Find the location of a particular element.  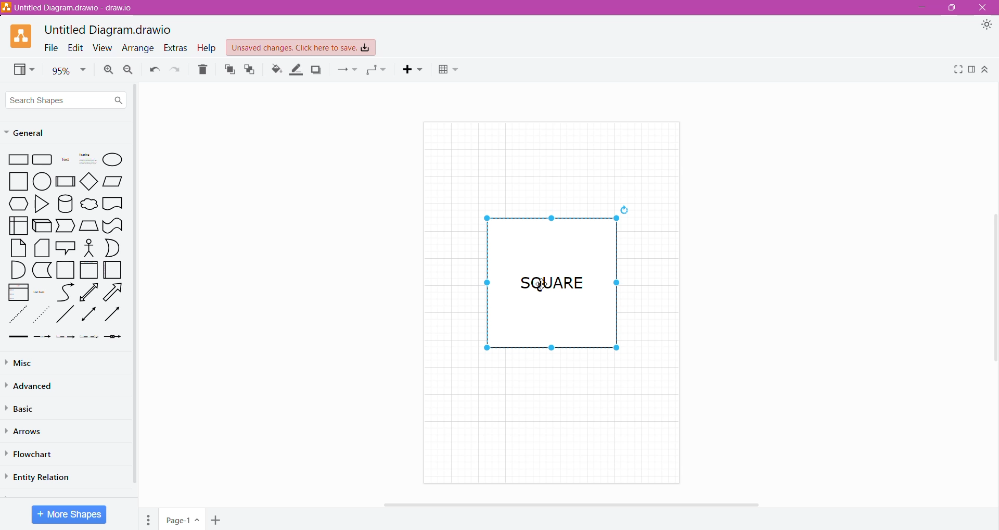

Grid rectangle is located at coordinates (43, 159).